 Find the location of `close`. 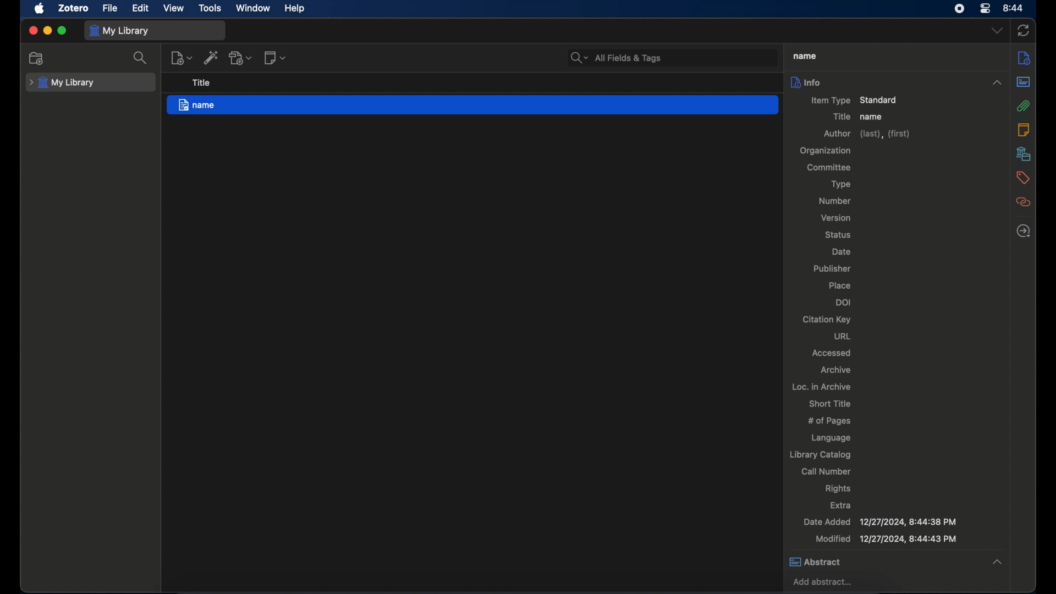

close is located at coordinates (32, 30).